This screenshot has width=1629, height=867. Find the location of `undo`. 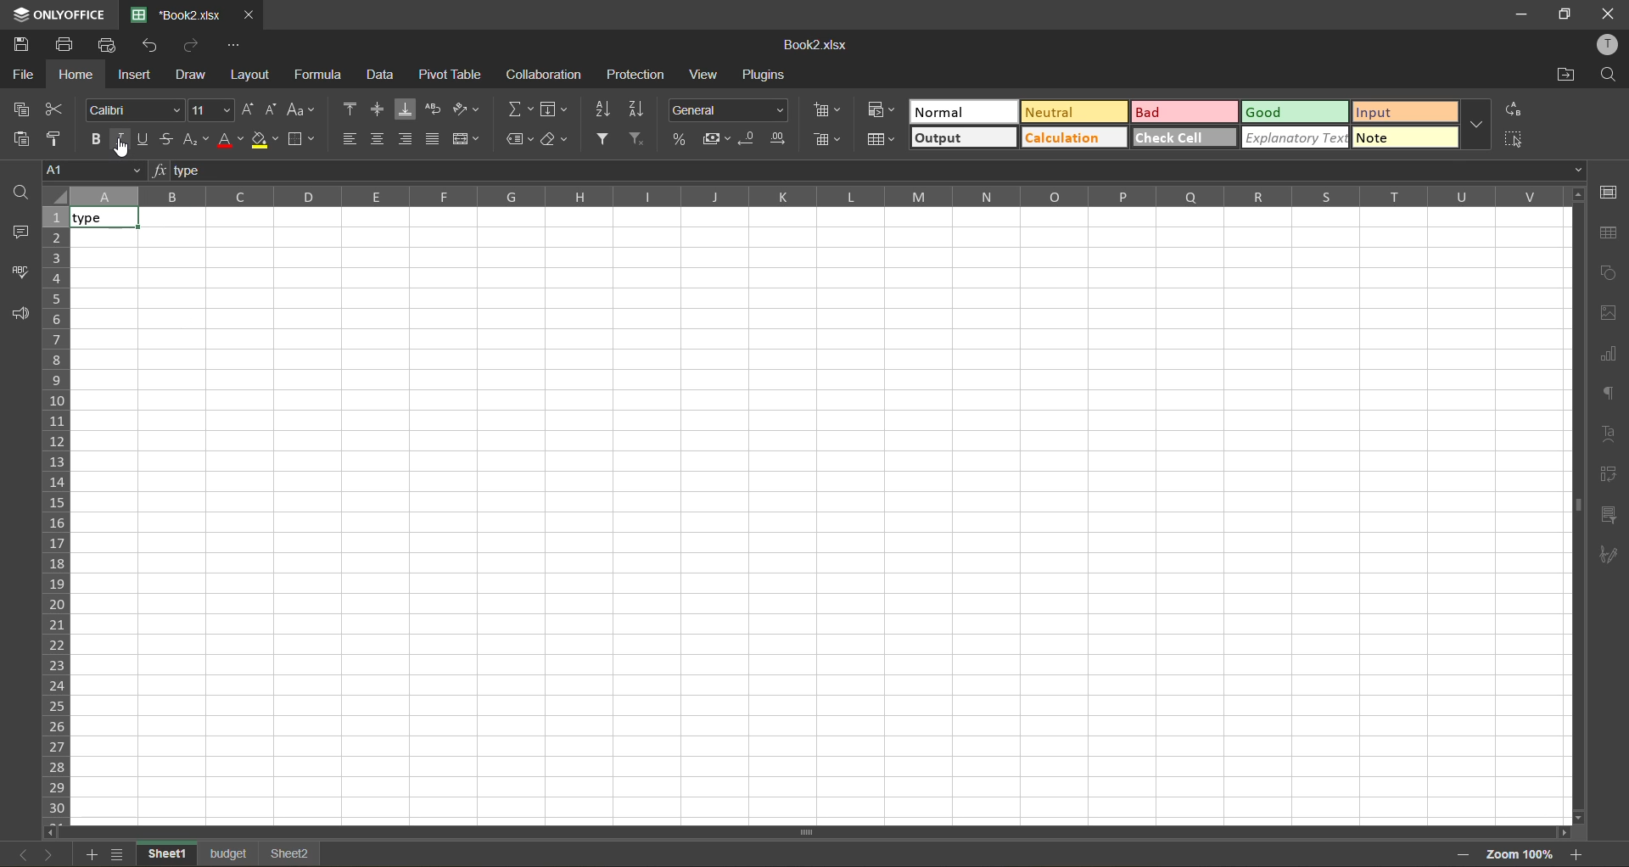

undo is located at coordinates (155, 47).